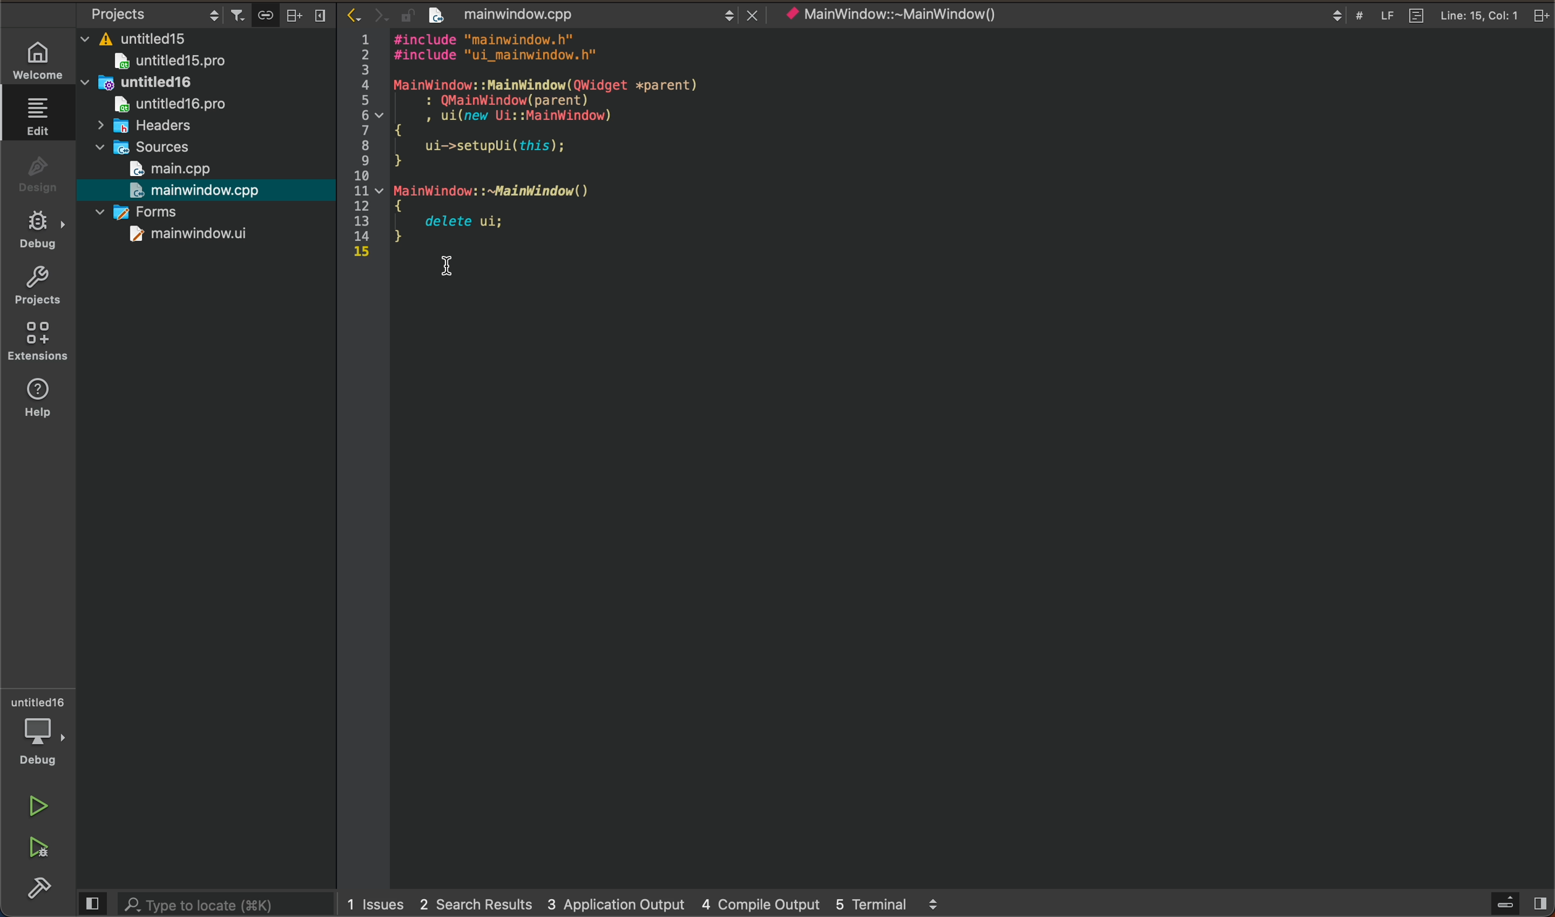 This screenshot has width=1555, height=917. Describe the element at coordinates (237, 11) in the screenshot. I see `Filter` at that location.